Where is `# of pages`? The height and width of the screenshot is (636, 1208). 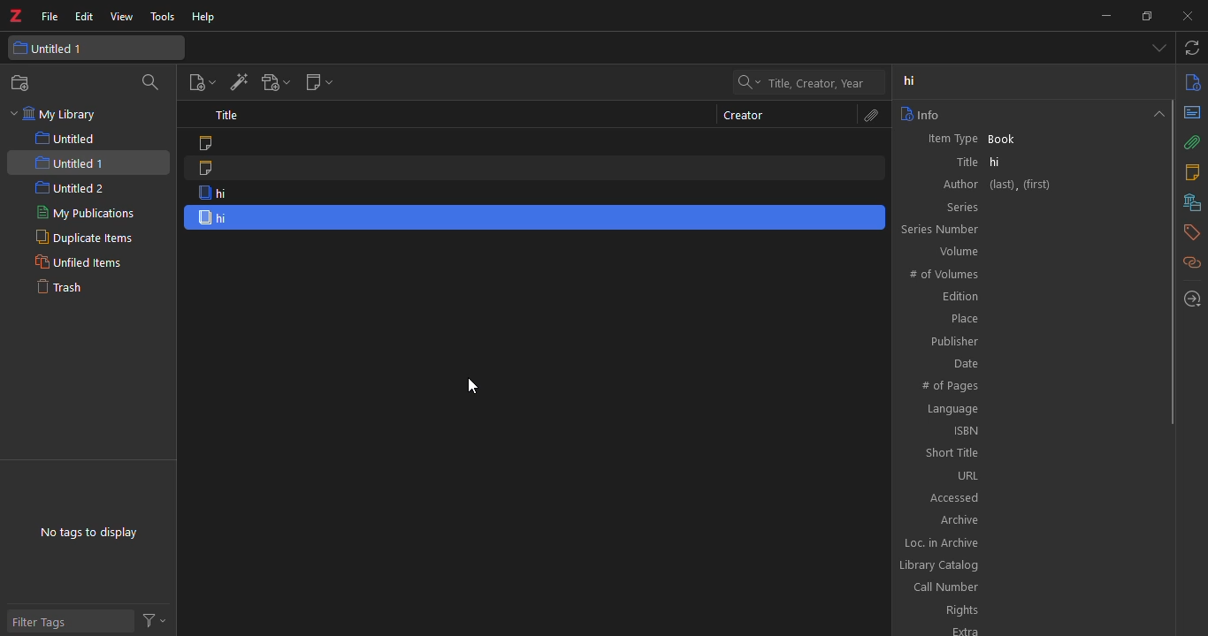 # of pages is located at coordinates (950, 385).